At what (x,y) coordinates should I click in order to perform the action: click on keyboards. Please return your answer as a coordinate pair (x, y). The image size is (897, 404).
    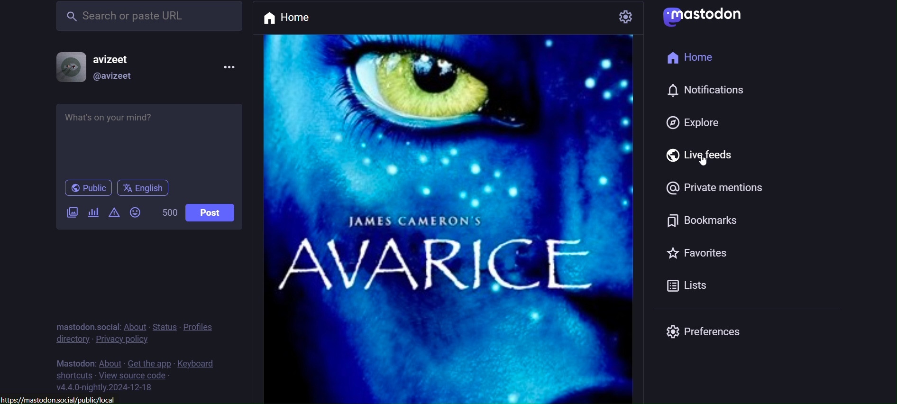
    Looking at the image, I should click on (198, 359).